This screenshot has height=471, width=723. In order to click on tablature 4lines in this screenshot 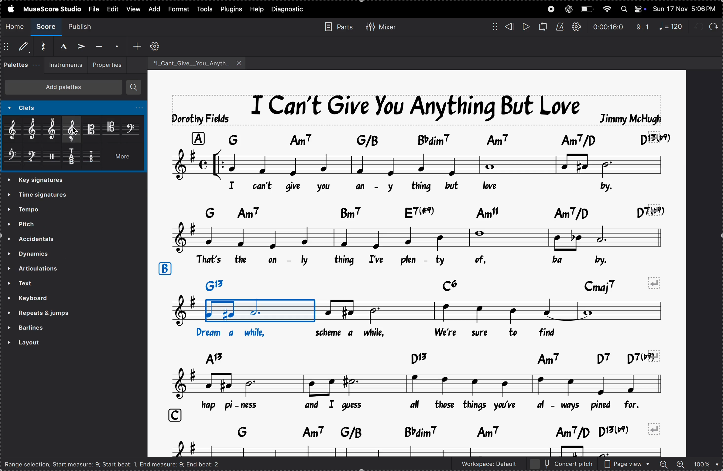, I will do `click(94, 158)`.